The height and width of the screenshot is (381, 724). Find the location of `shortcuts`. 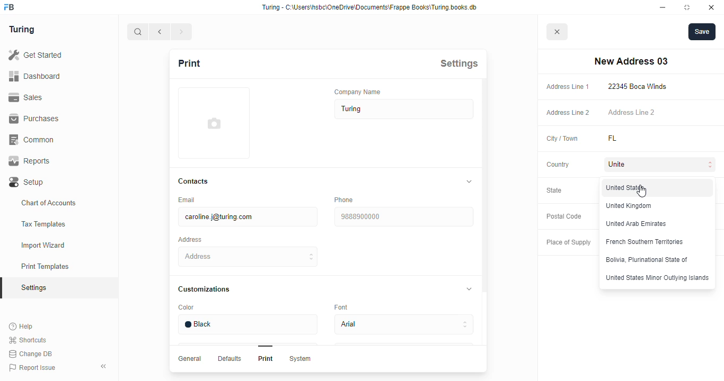

shortcuts is located at coordinates (28, 340).